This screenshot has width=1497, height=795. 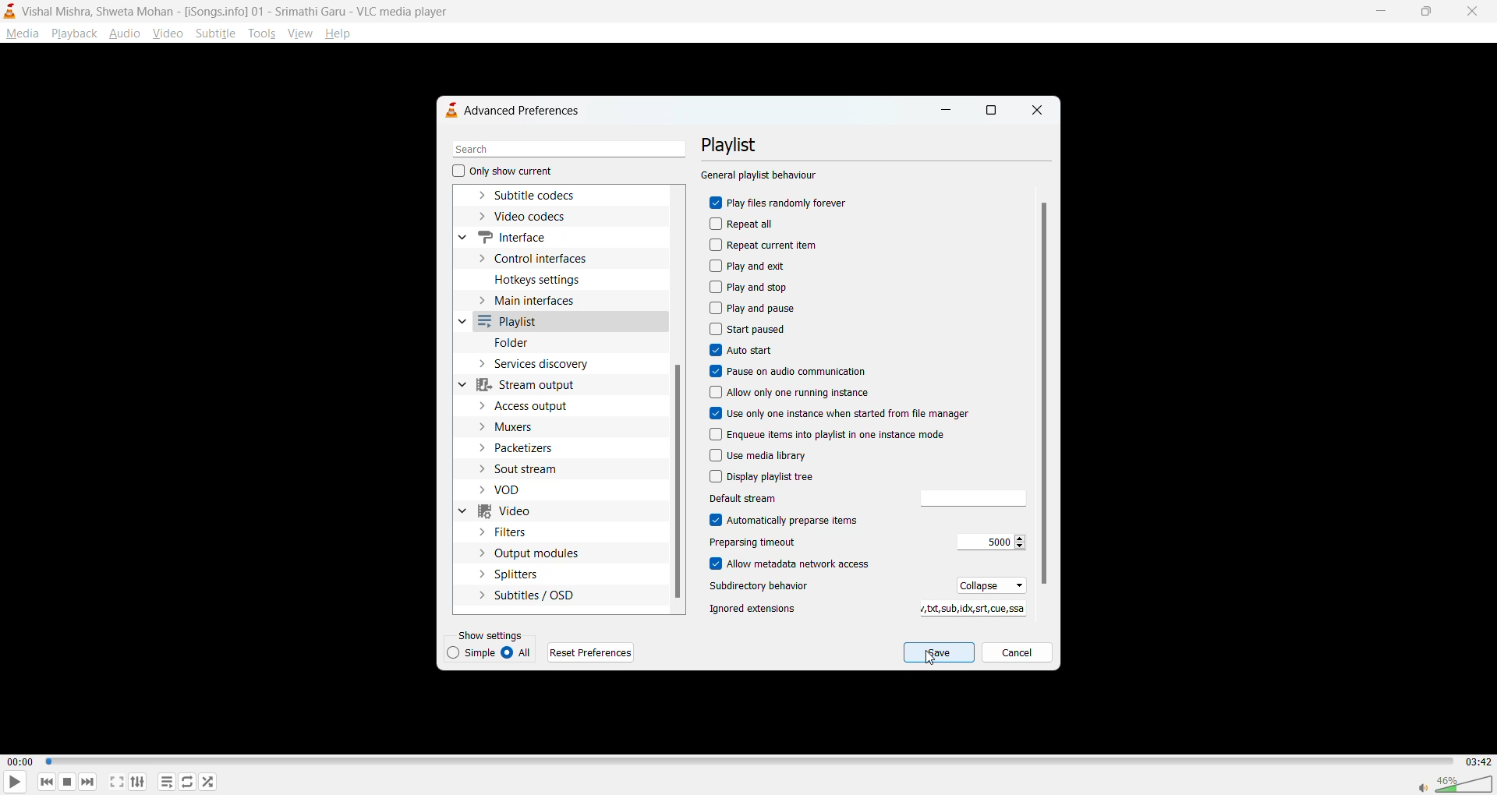 What do you see at coordinates (752, 265) in the screenshot?
I see `play and exit` at bounding box center [752, 265].